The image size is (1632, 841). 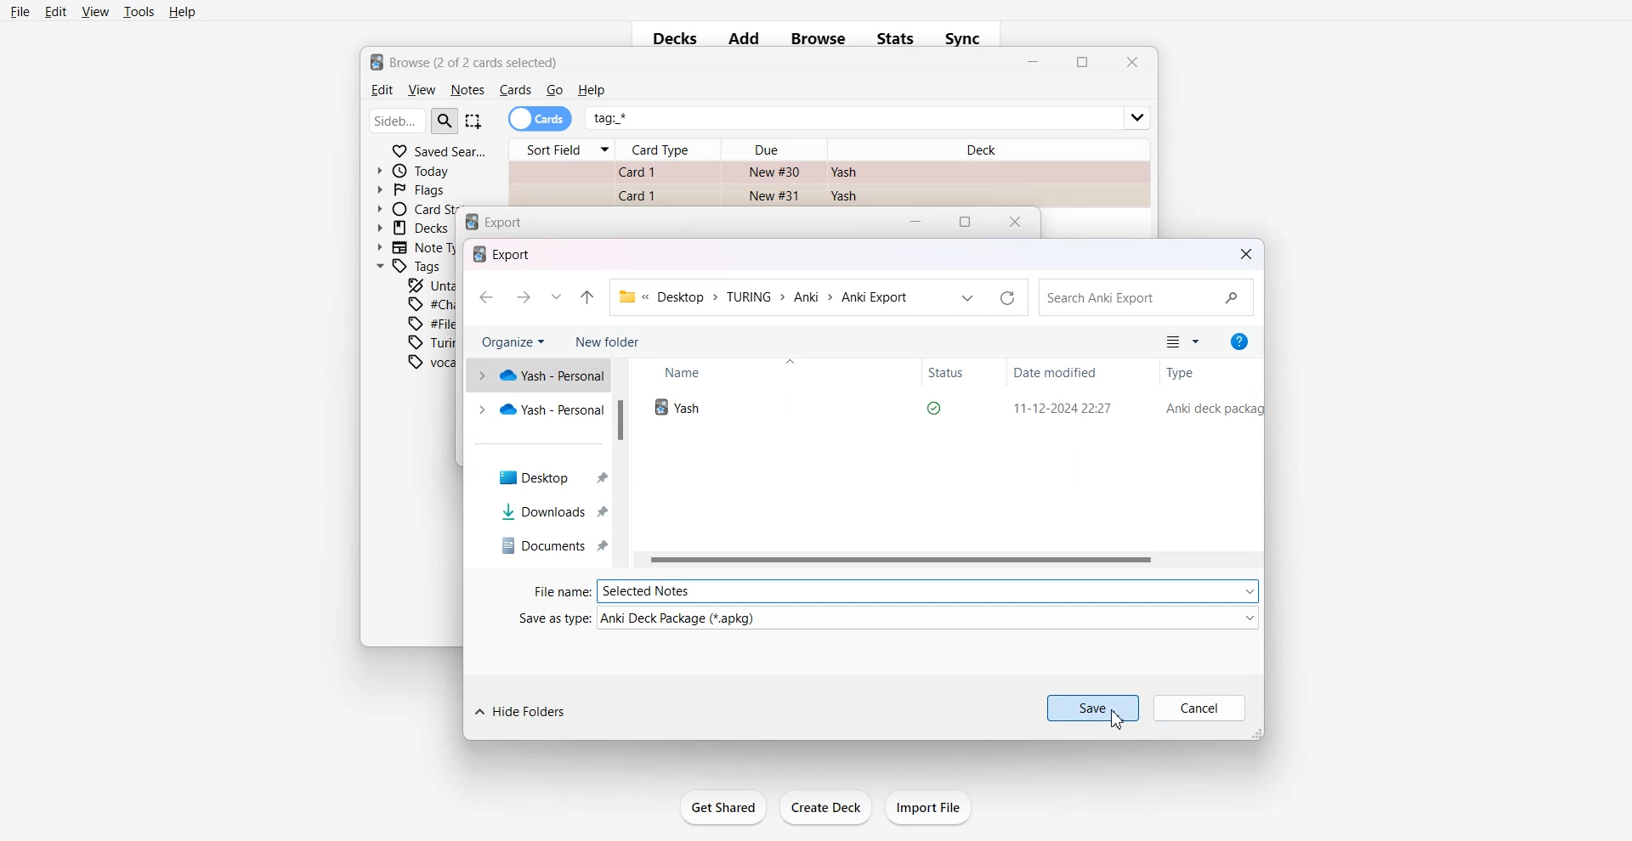 What do you see at coordinates (670, 40) in the screenshot?
I see `Decks` at bounding box center [670, 40].